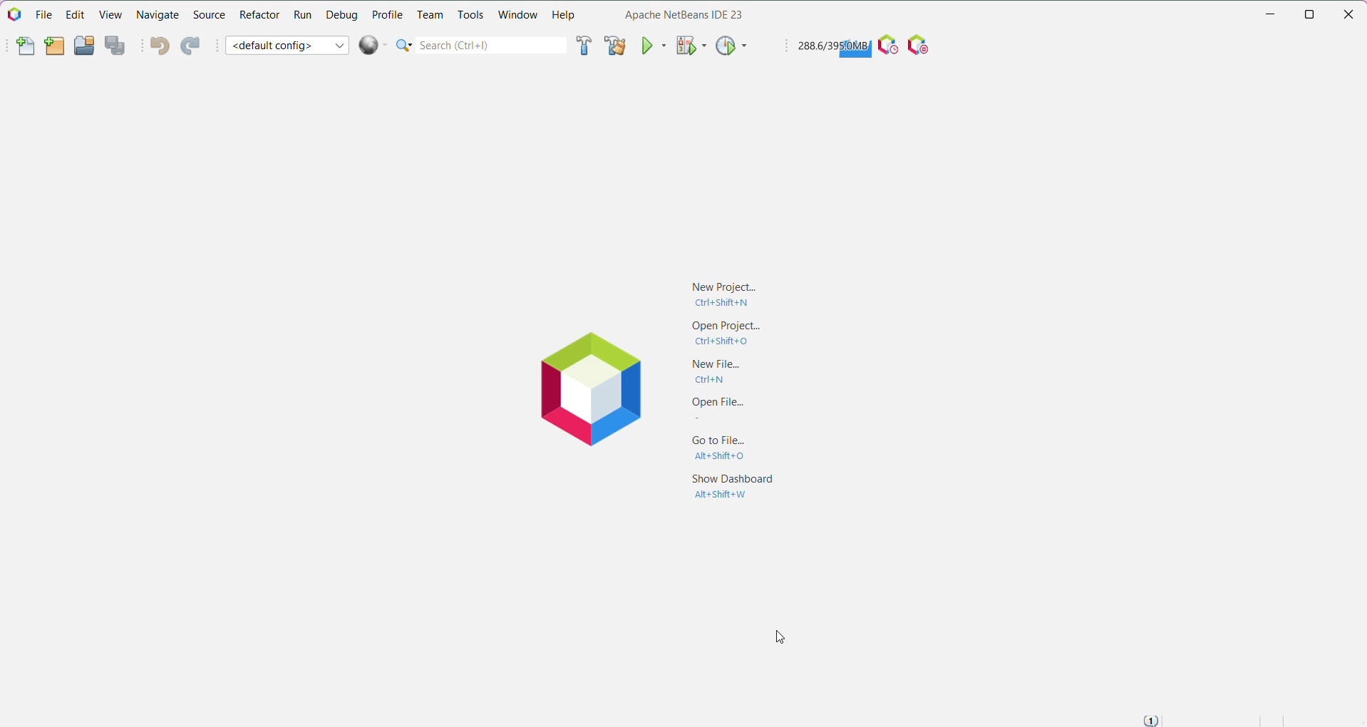 Image resolution: width=1367 pixels, height=727 pixels. What do you see at coordinates (158, 46) in the screenshot?
I see `Undo` at bounding box center [158, 46].